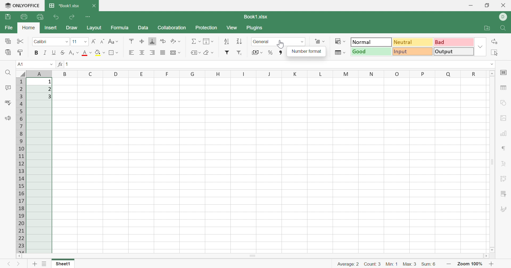 The image size is (511, 268). I want to click on Find, so click(7, 73).